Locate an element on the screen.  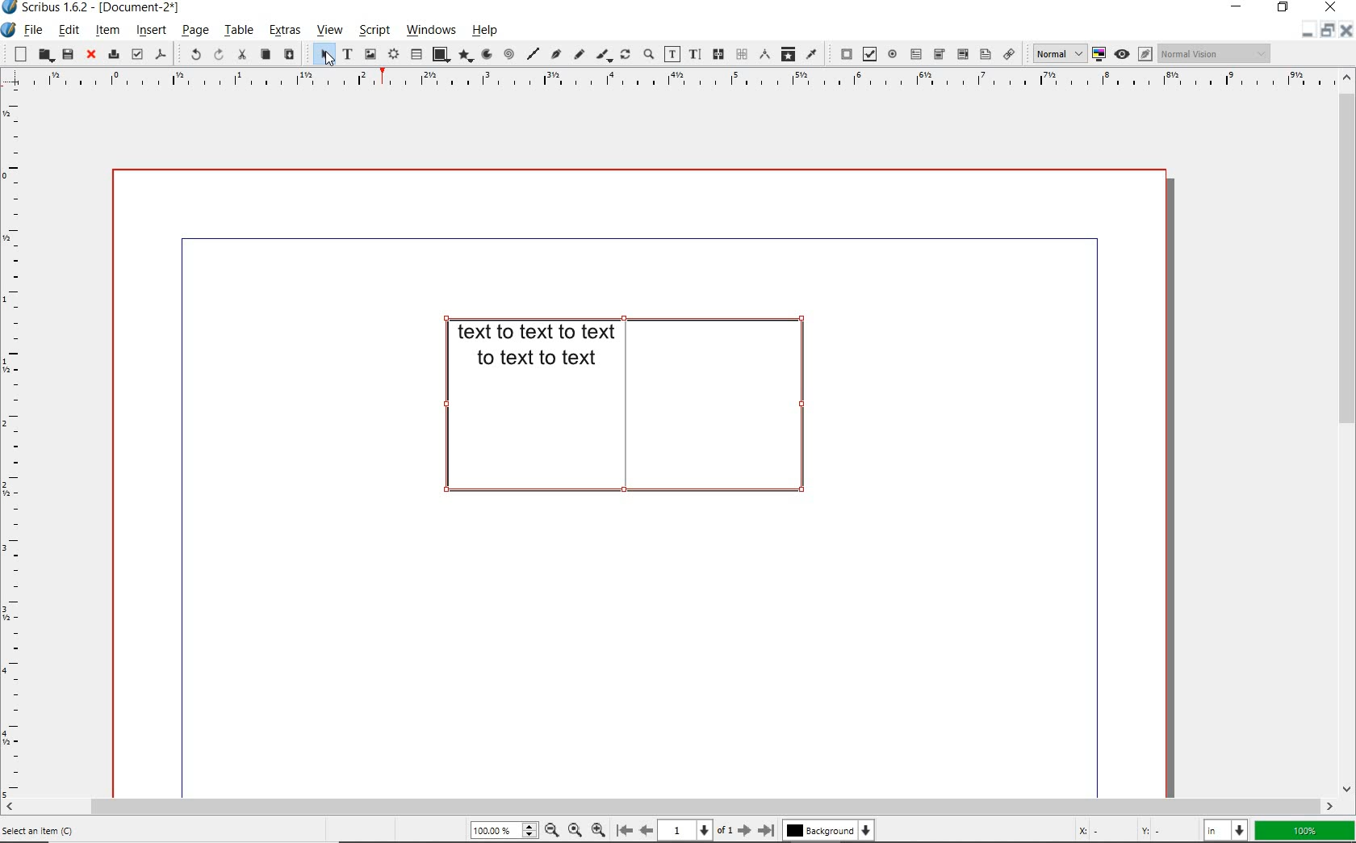
script is located at coordinates (372, 30).